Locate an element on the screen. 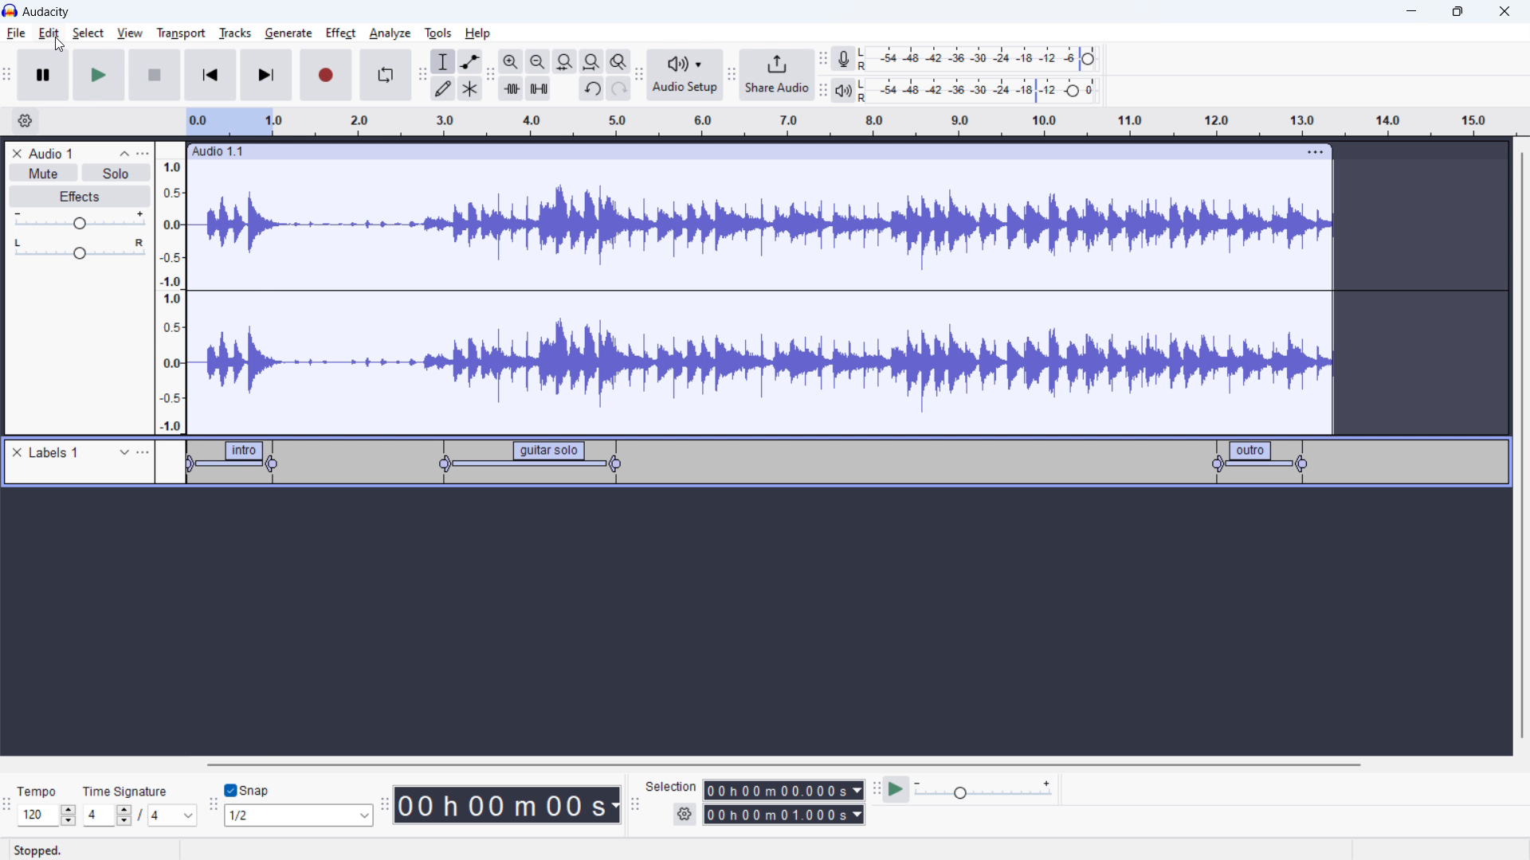 This screenshot has height=860, width=1530. stop is located at coordinates (155, 74).